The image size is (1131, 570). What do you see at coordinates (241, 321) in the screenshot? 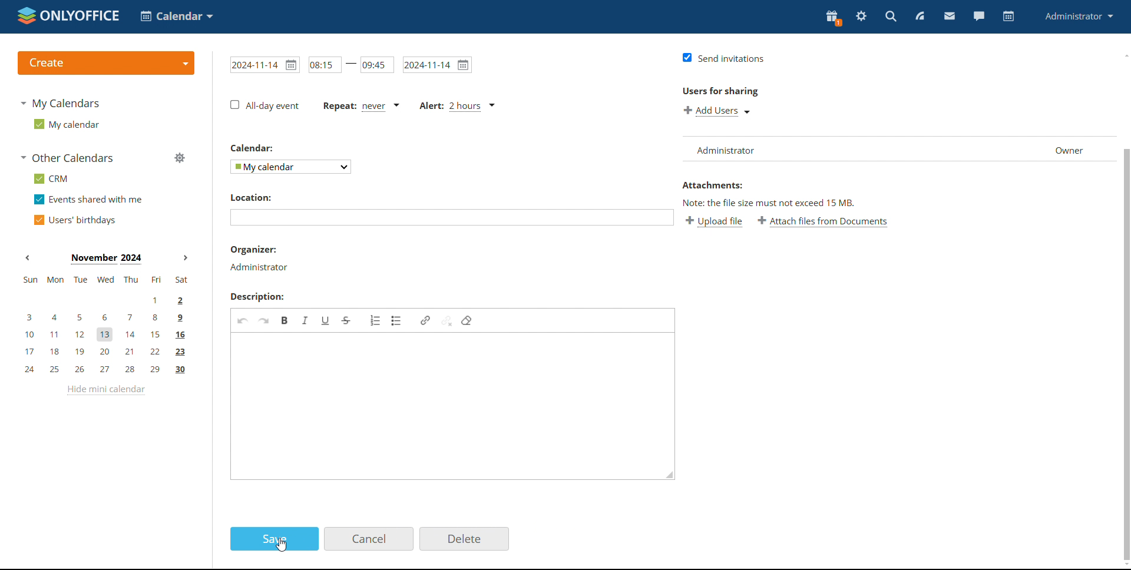
I see `undo` at bounding box center [241, 321].